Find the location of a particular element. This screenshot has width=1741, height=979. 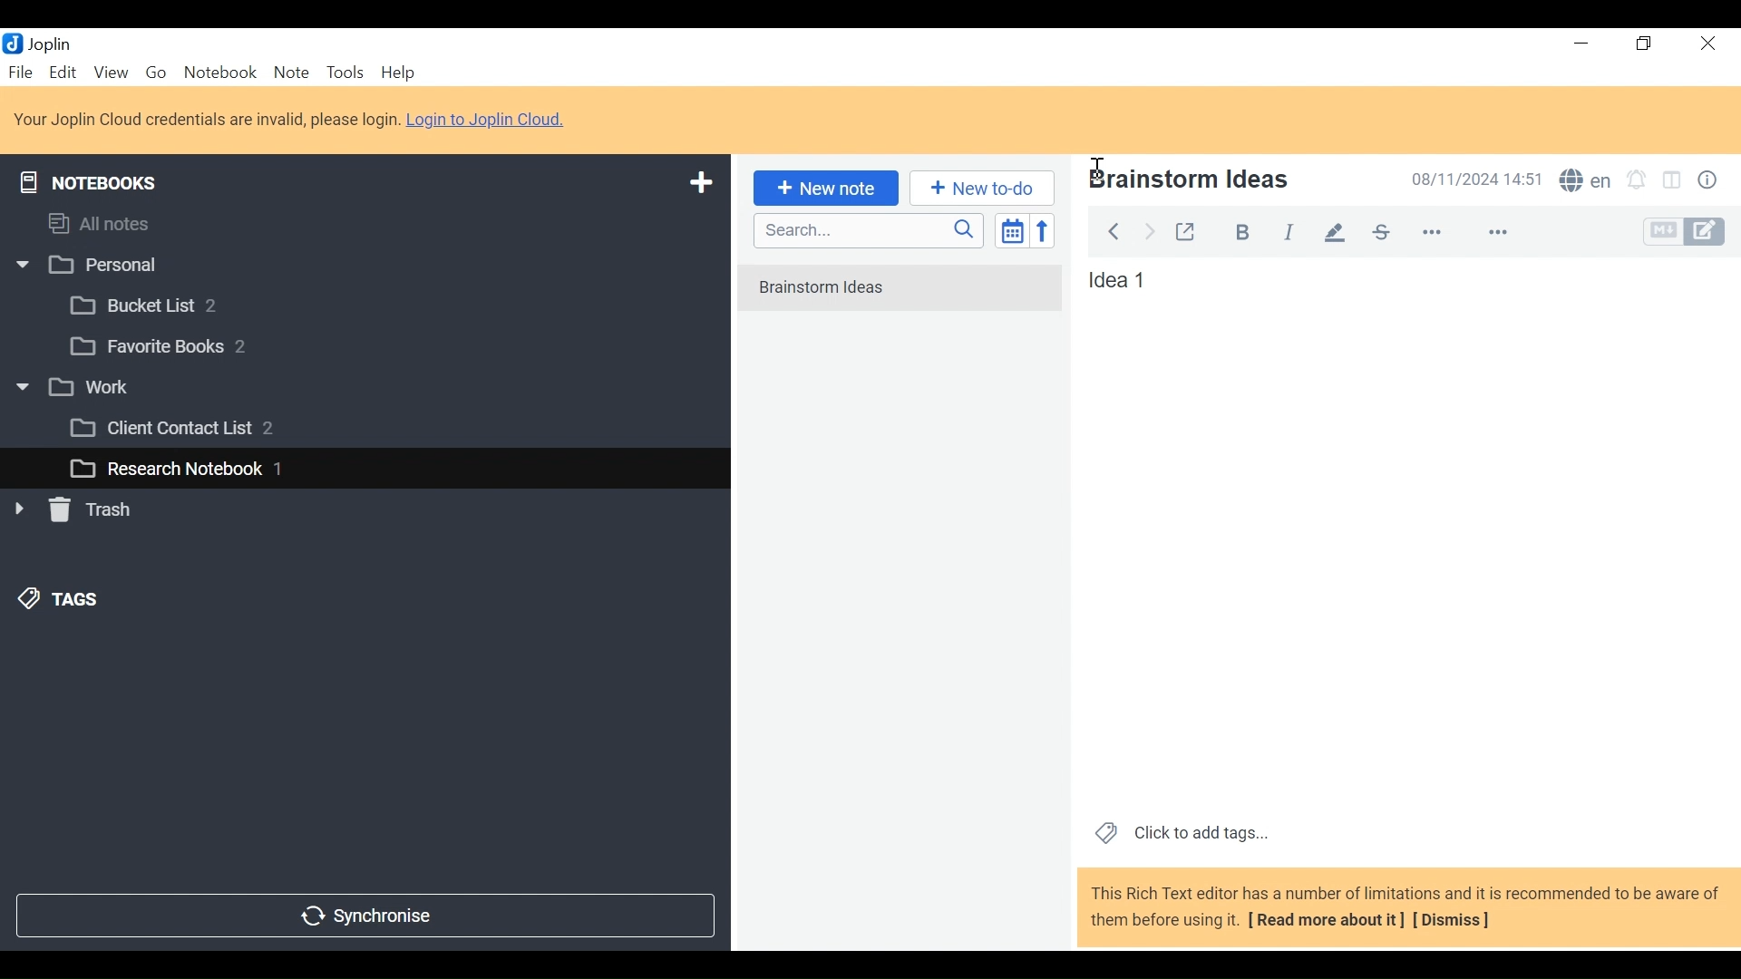

Notebook is located at coordinates (222, 72).